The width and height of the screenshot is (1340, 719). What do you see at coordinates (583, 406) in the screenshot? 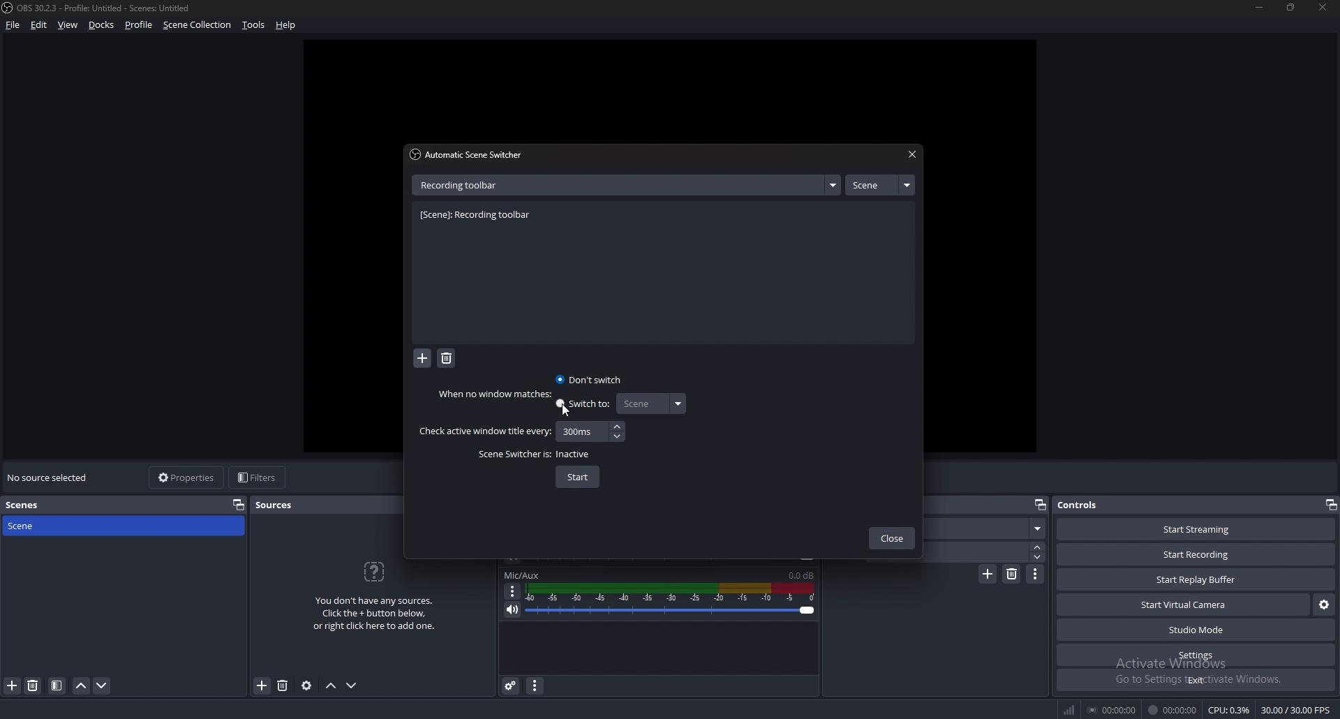
I see `switch to` at bounding box center [583, 406].